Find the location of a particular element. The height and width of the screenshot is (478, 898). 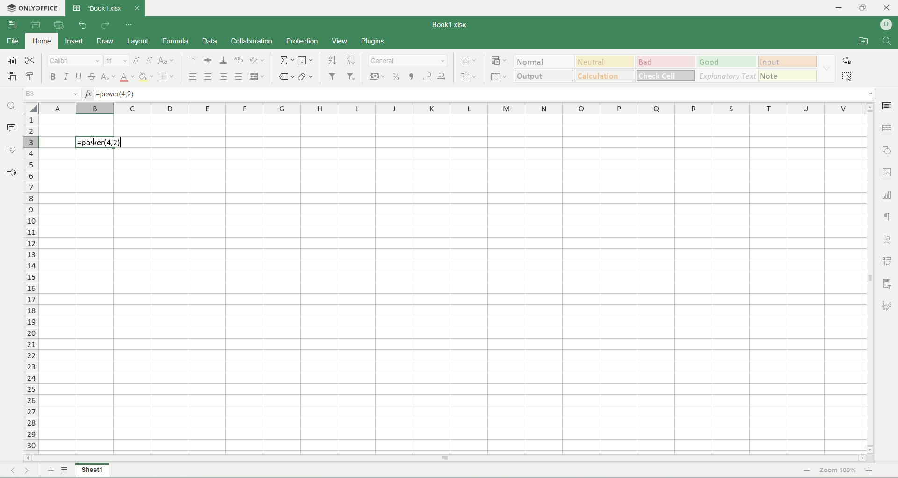

fill is located at coordinates (306, 60).